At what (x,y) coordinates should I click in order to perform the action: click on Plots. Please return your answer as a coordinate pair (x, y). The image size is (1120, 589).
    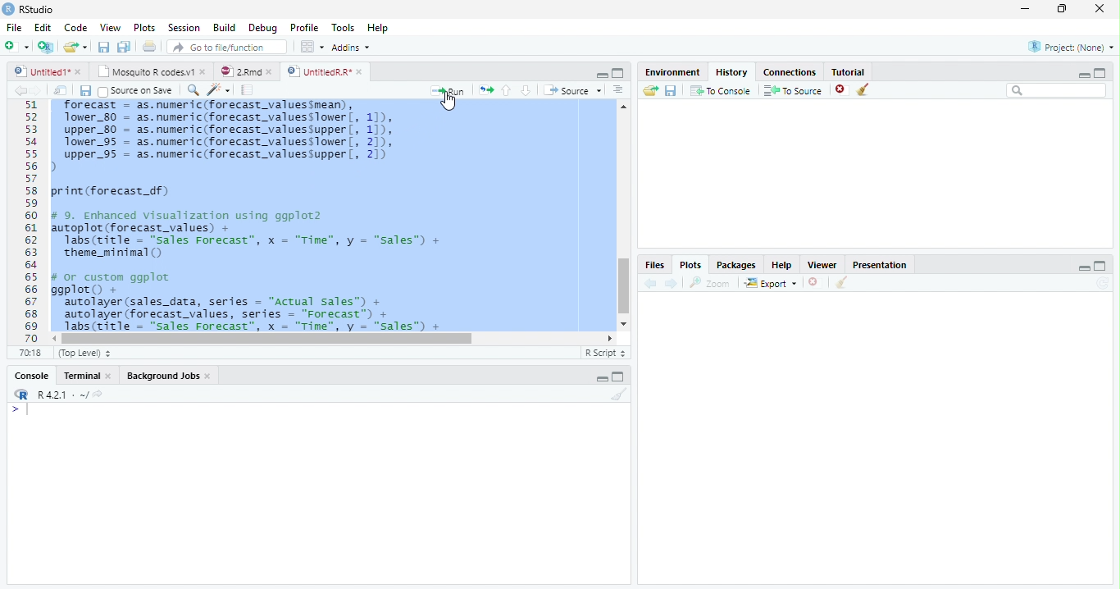
    Looking at the image, I should click on (691, 265).